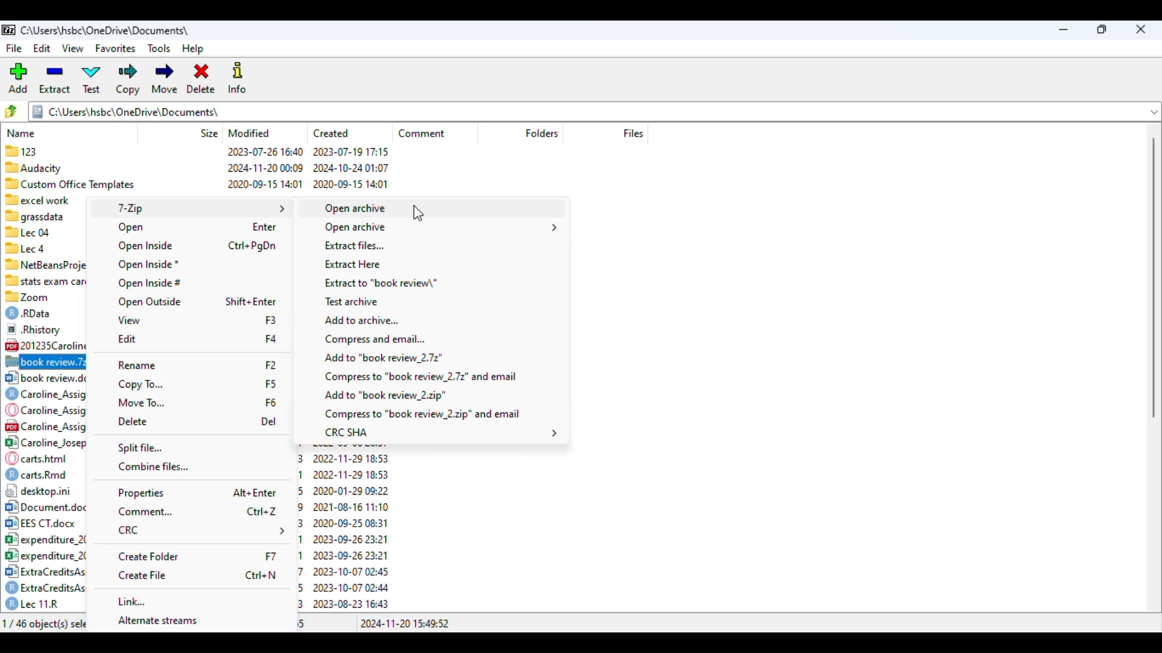 The height and width of the screenshot is (653, 1162). What do you see at coordinates (92, 80) in the screenshot?
I see `test` at bounding box center [92, 80].